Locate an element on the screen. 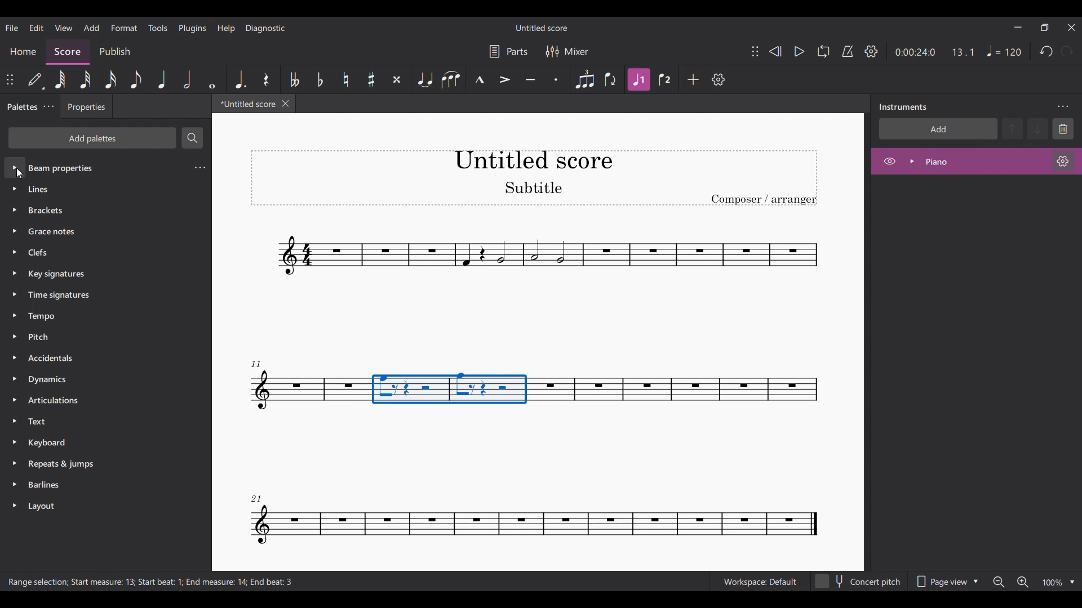 The height and width of the screenshot is (608, 1082). Tenuto is located at coordinates (530, 79).